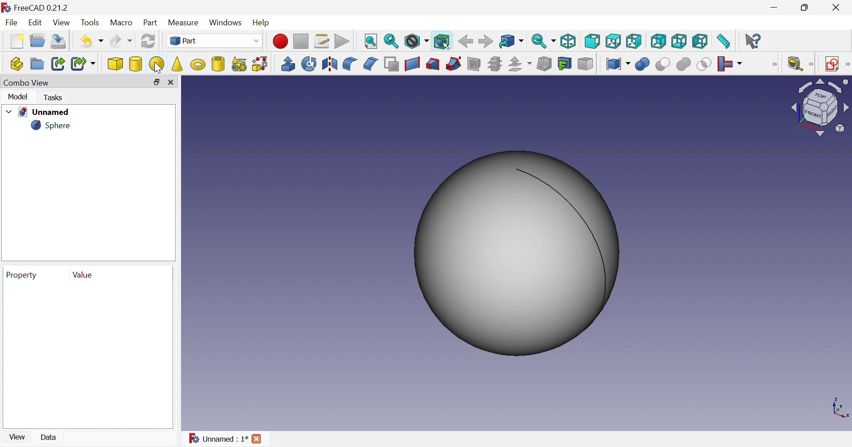 This screenshot has width=852, height=447. What do you see at coordinates (309, 63) in the screenshot?
I see `Revolve...` at bounding box center [309, 63].